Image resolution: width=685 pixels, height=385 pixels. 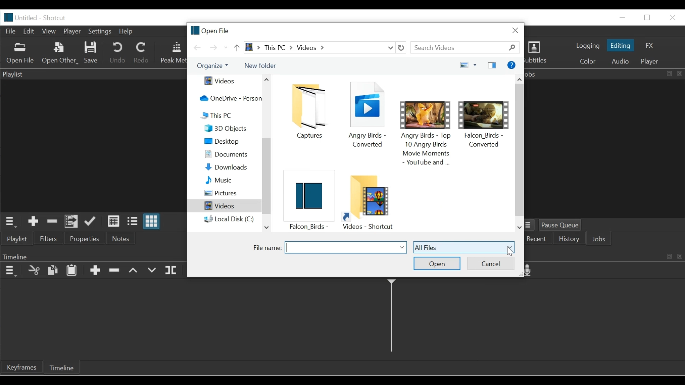 What do you see at coordinates (508, 252) in the screenshot?
I see `Cursor` at bounding box center [508, 252].